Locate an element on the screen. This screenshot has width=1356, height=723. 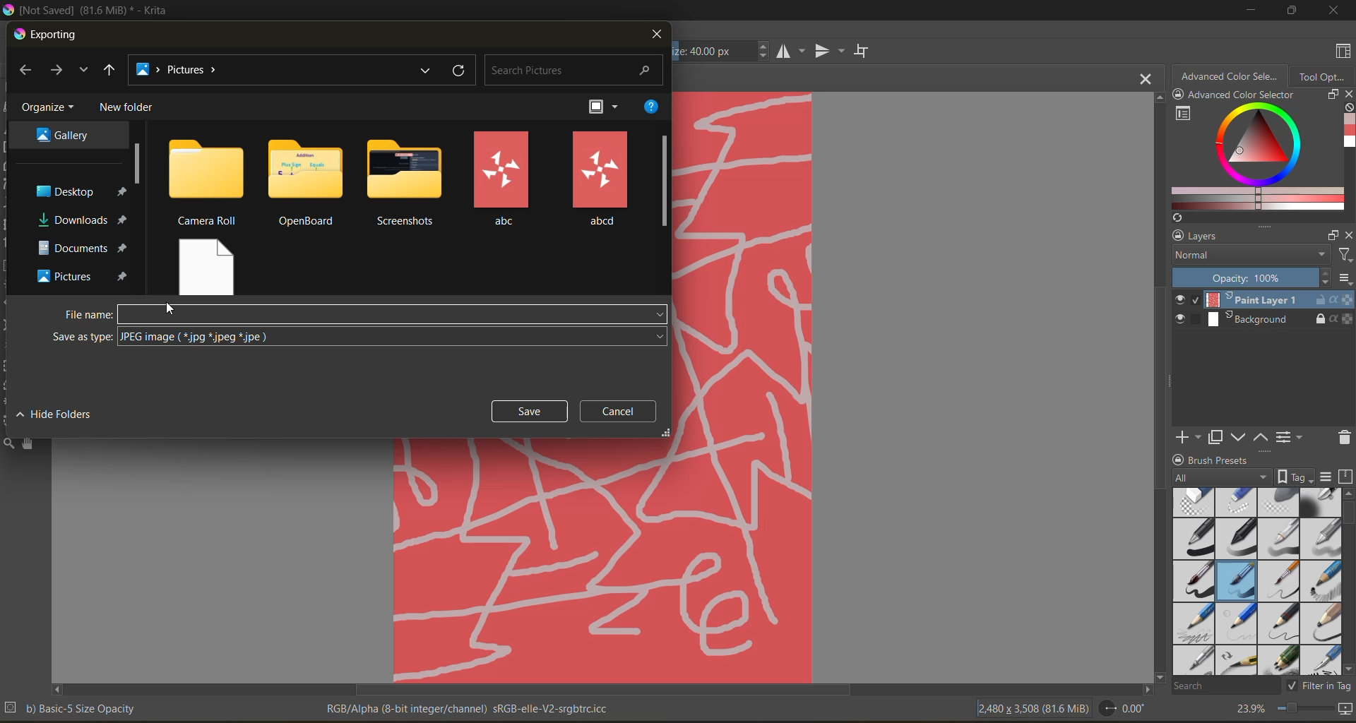
close is located at coordinates (1348, 235).